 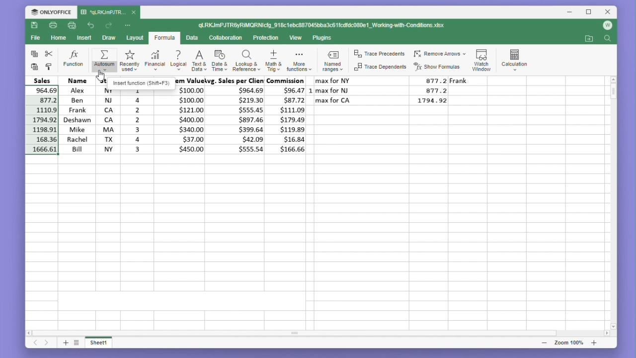 I want to click on Find, so click(x=607, y=40).